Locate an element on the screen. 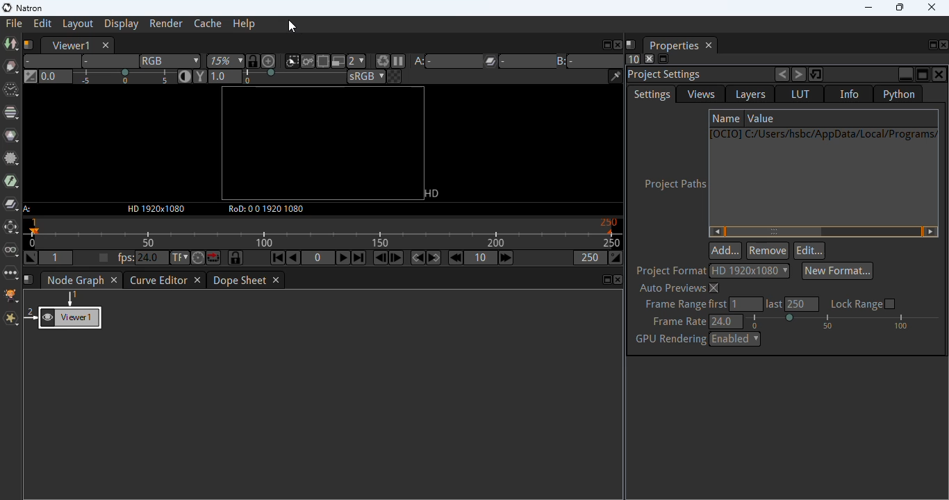 This screenshot has width=949, height=500. name is located at coordinates (726, 119).